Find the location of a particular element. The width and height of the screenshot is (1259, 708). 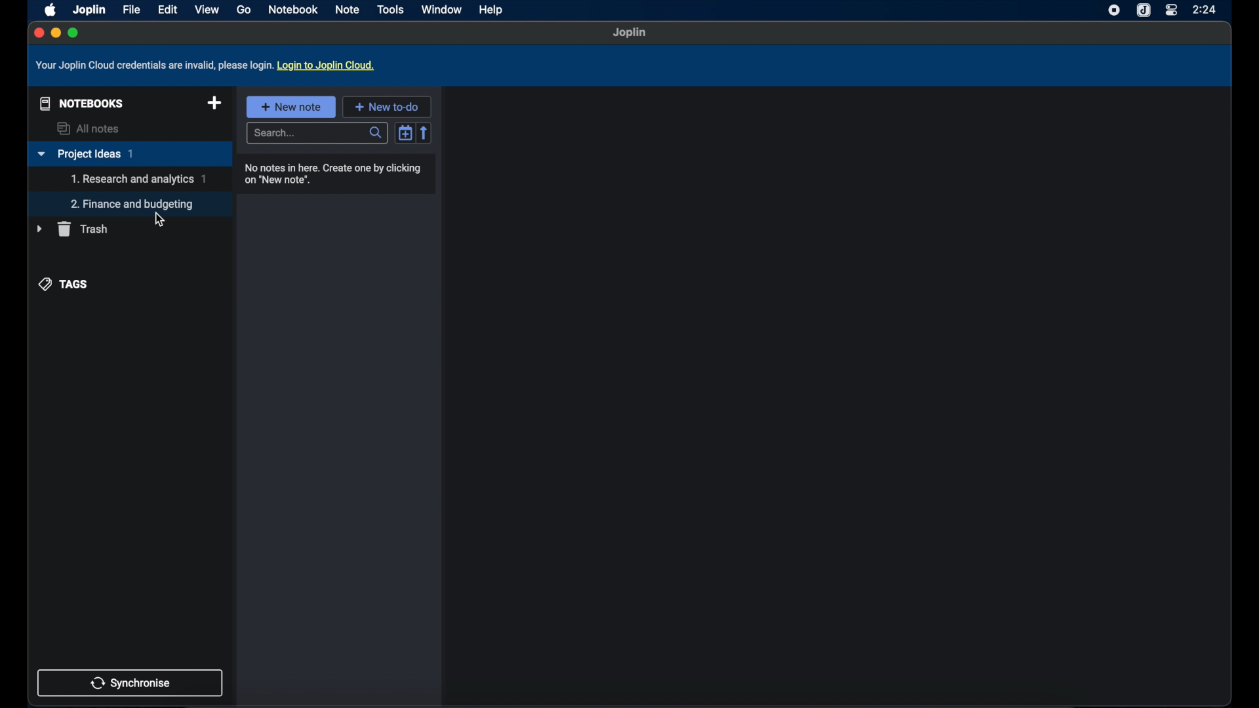

close is located at coordinates (37, 32).